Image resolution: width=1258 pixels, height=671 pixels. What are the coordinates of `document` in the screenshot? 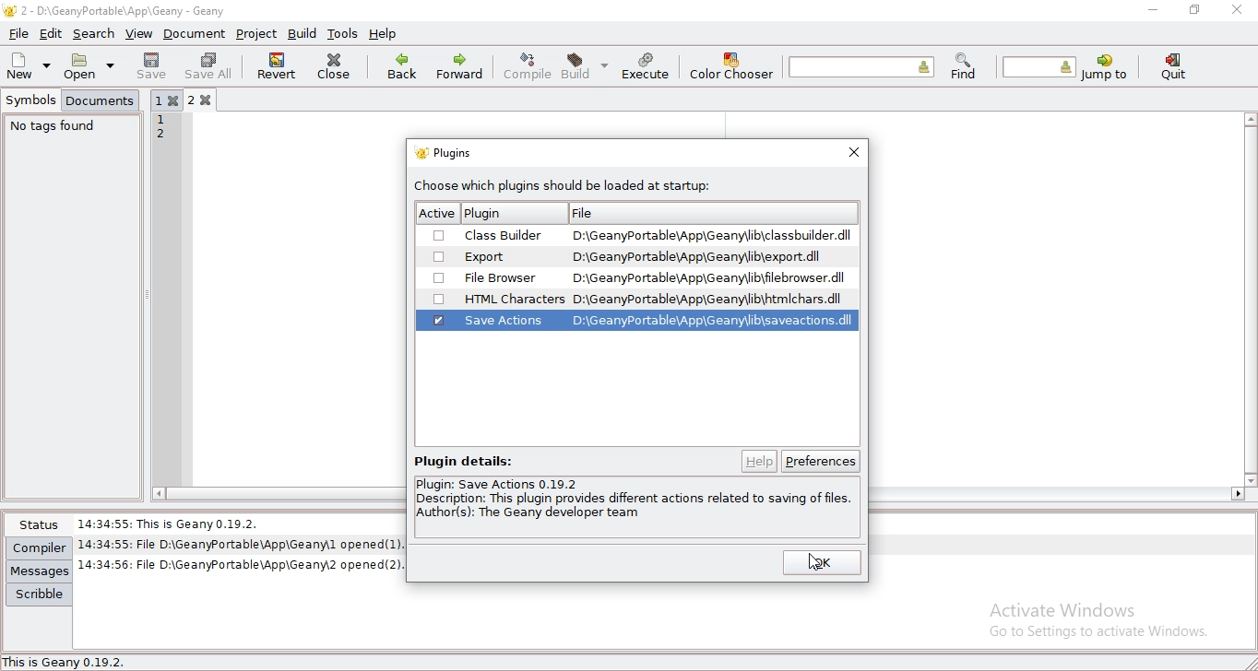 It's located at (195, 34).